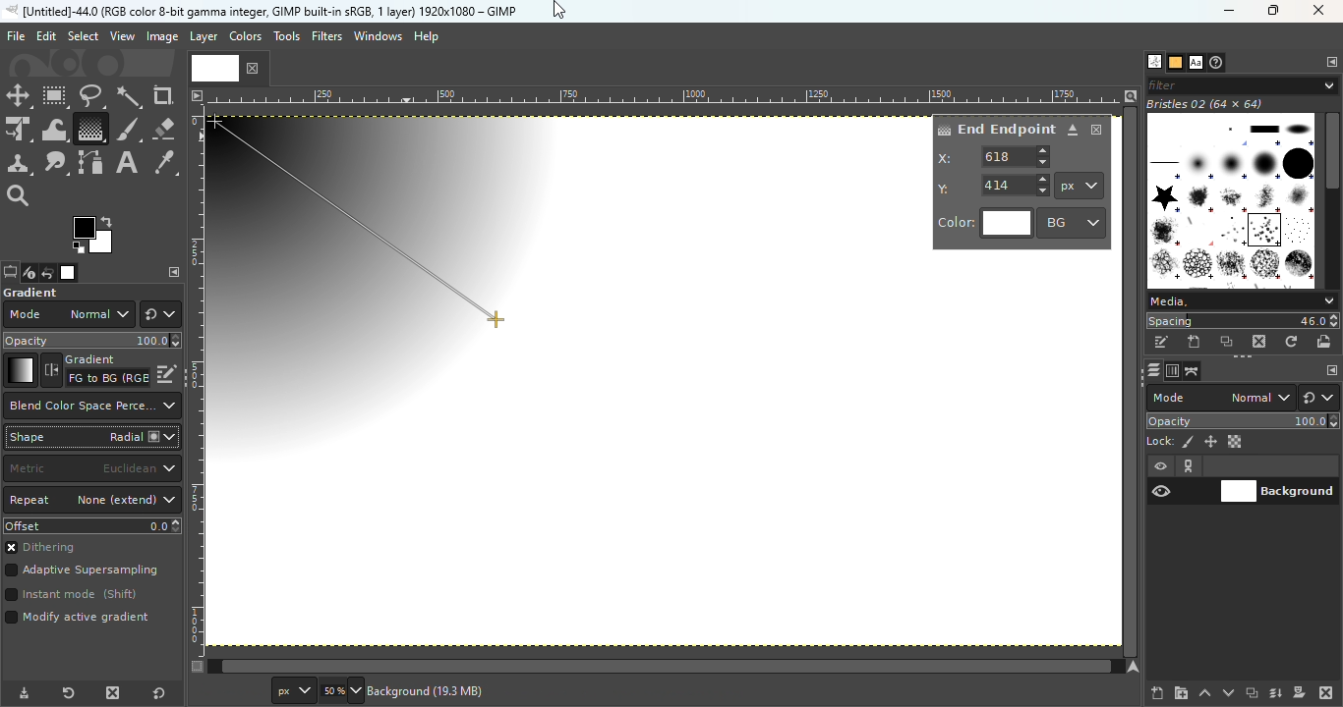  Describe the element at coordinates (90, 406) in the screenshot. I see `Which color space to use when blending RGB gradient segments` at that location.